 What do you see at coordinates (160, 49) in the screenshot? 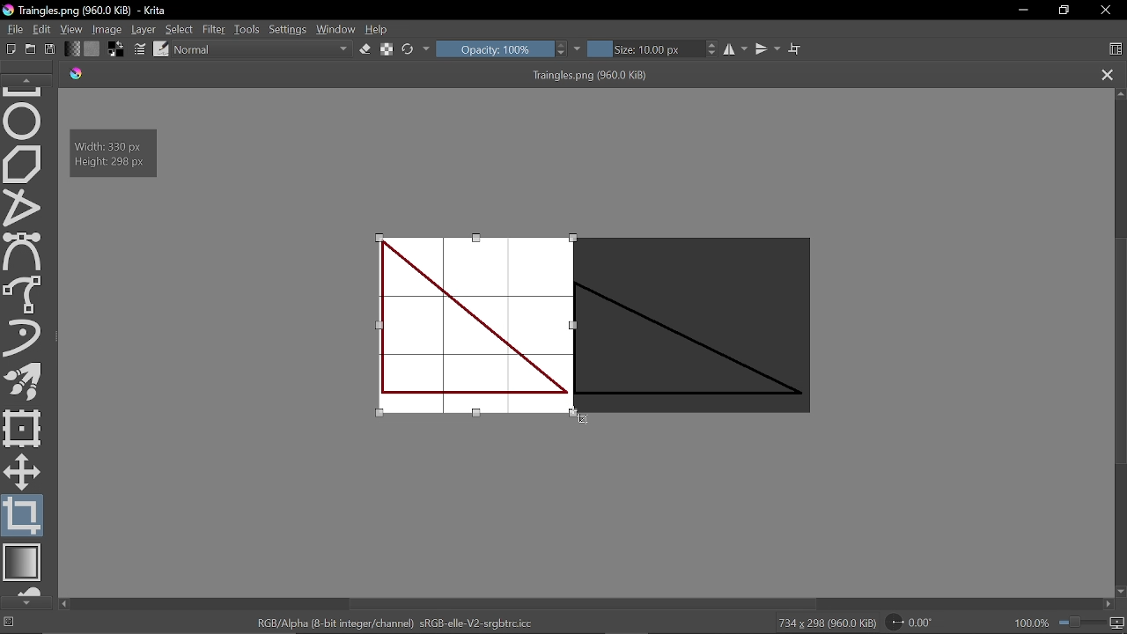
I see `Choose brush preset` at bounding box center [160, 49].